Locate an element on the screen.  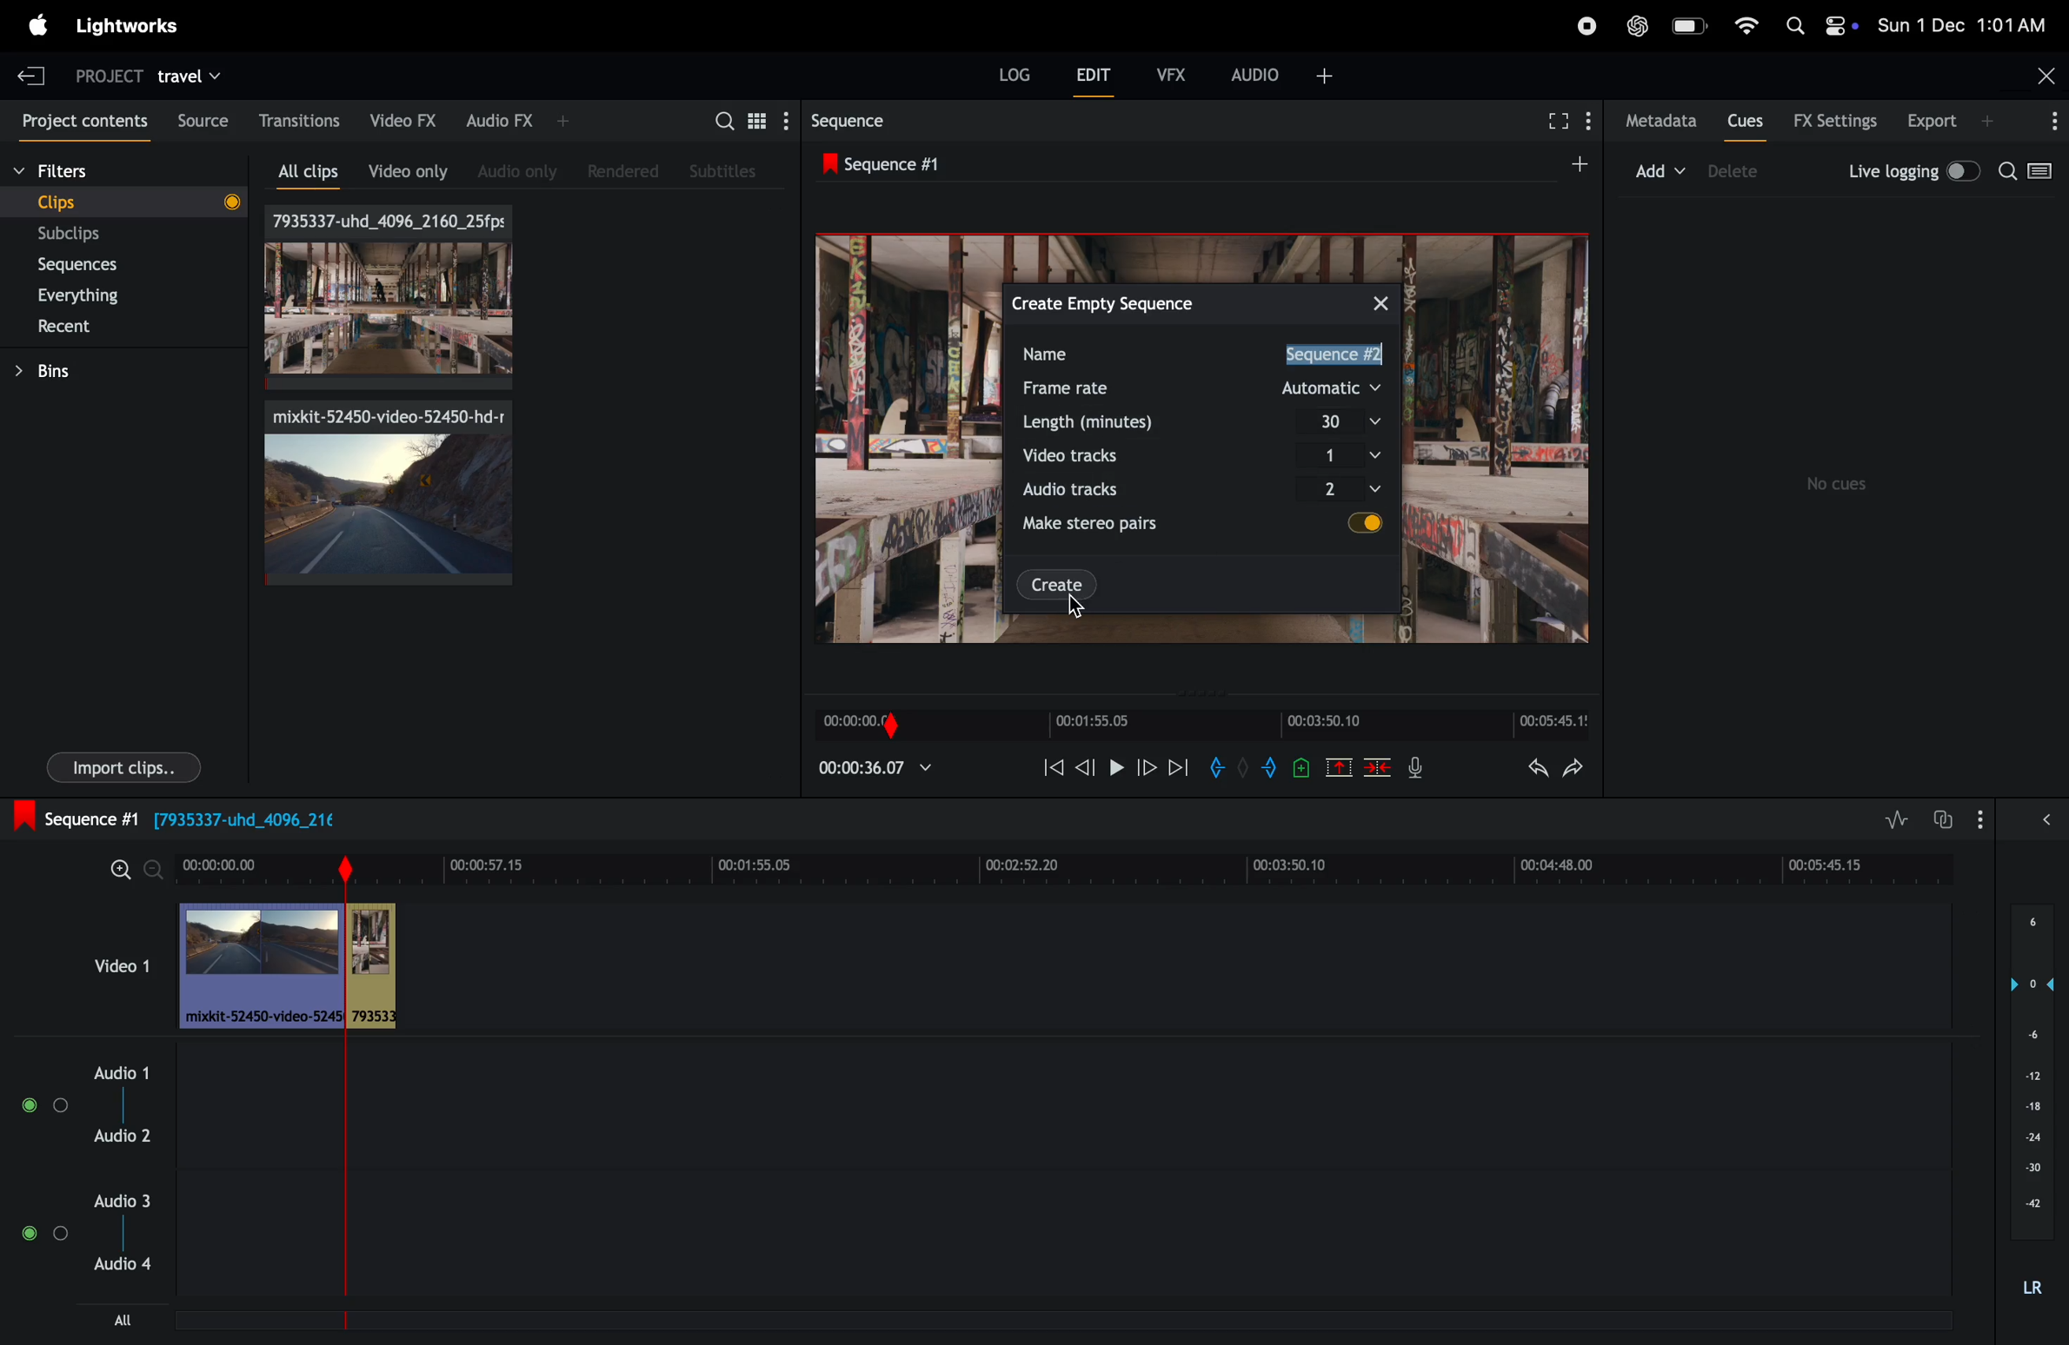
metadata is located at coordinates (1663, 122).